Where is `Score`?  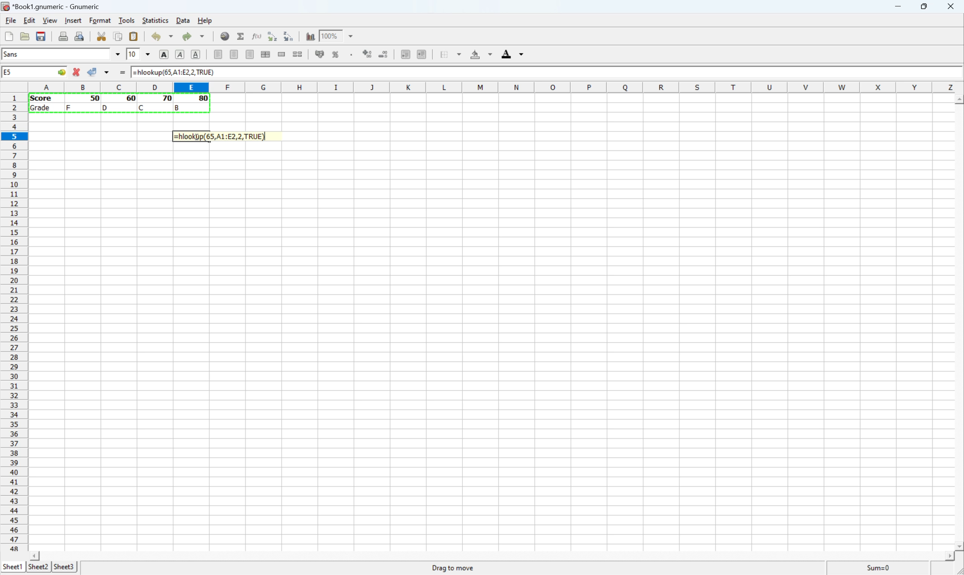 Score is located at coordinates (43, 98).